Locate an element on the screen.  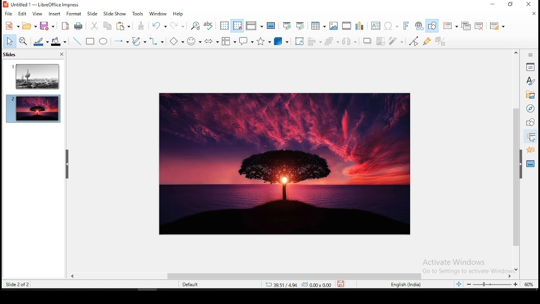
help is located at coordinates (178, 14).